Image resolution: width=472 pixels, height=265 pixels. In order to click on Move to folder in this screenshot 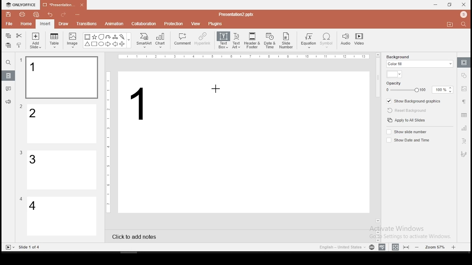, I will do `click(451, 25)`.